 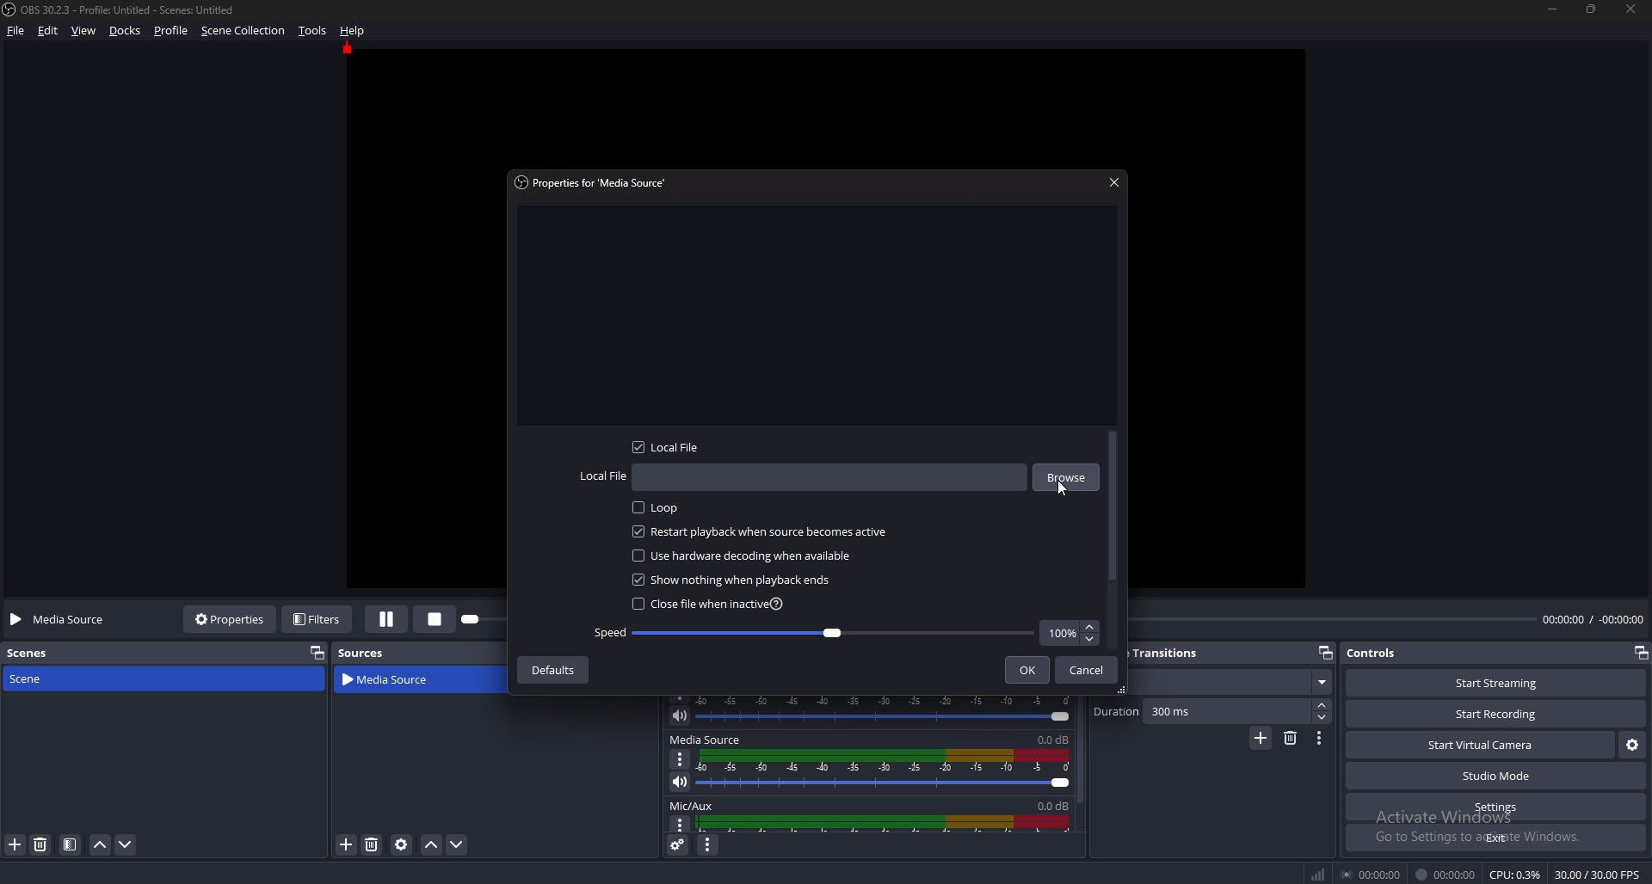 What do you see at coordinates (243, 30) in the screenshot?
I see `Scene collection` at bounding box center [243, 30].